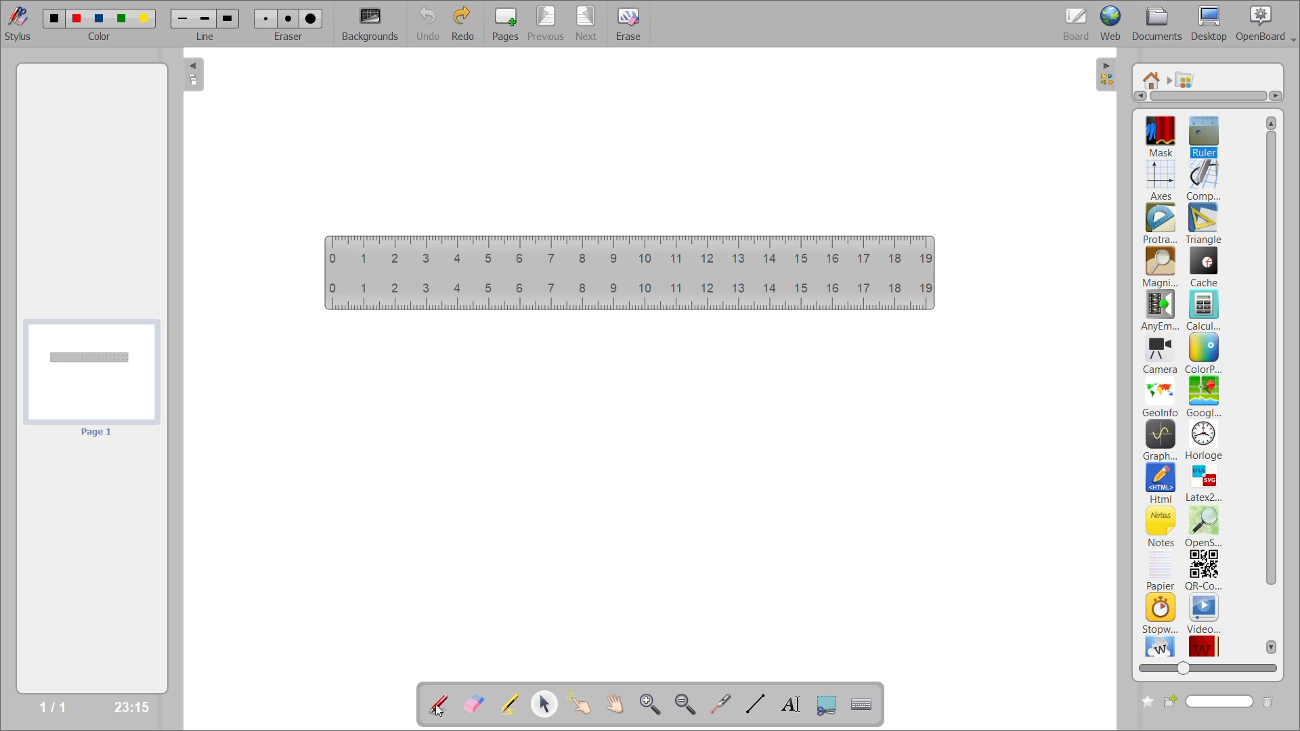 This screenshot has height=731, width=1300. I want to click on horloge, so click(1205, 440).